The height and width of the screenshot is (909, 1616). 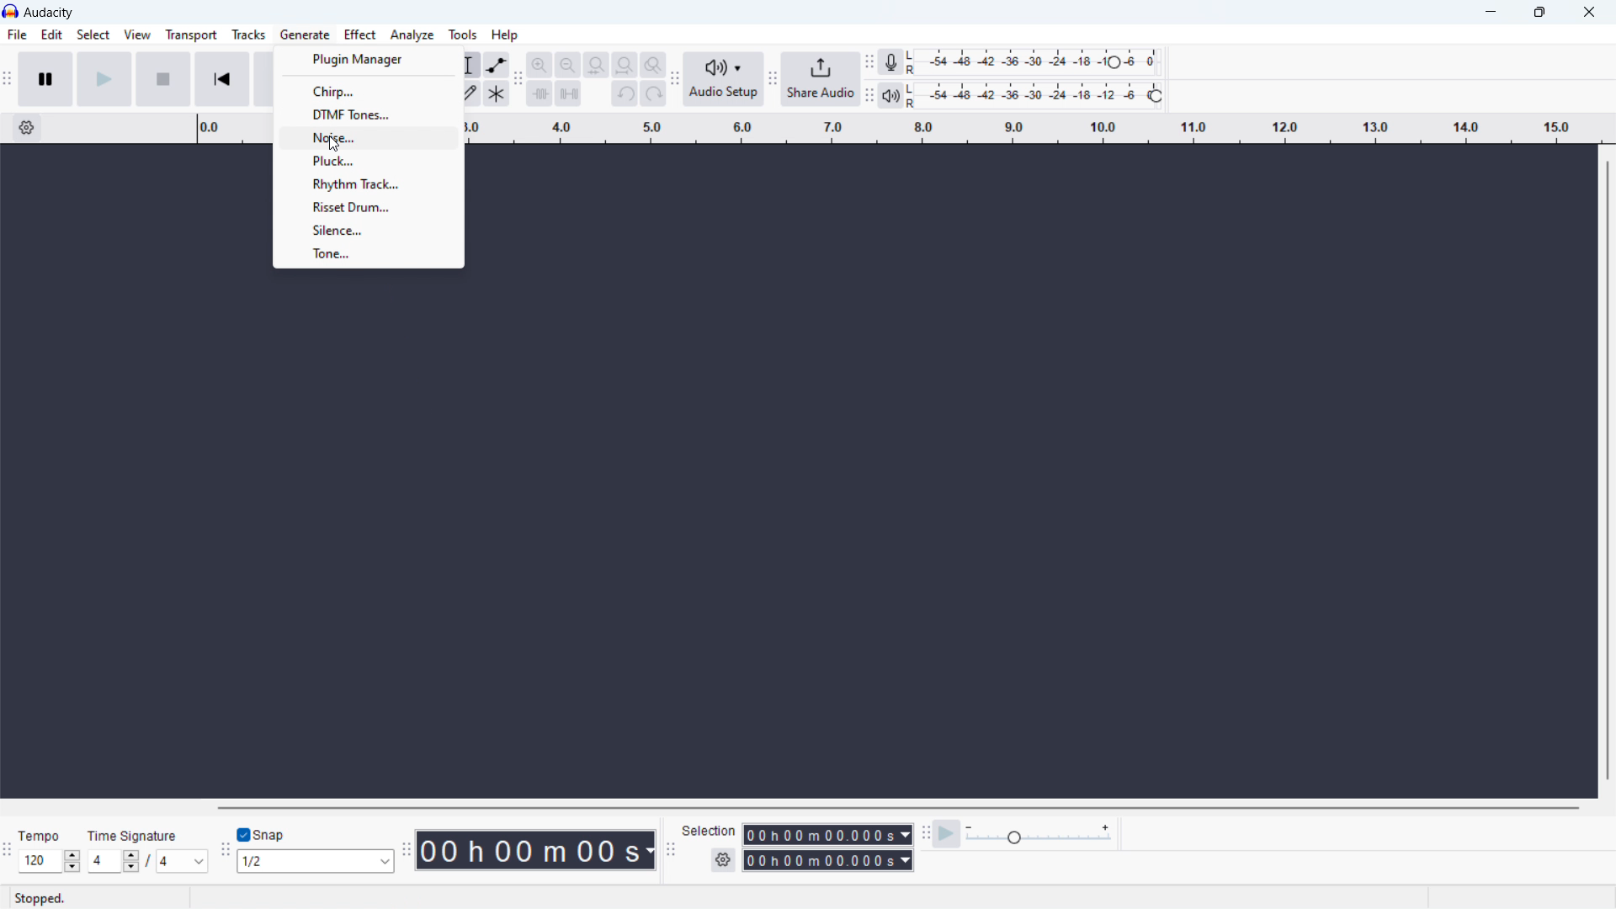 I want to click on edit toolbar, so click(x=519, y=78).